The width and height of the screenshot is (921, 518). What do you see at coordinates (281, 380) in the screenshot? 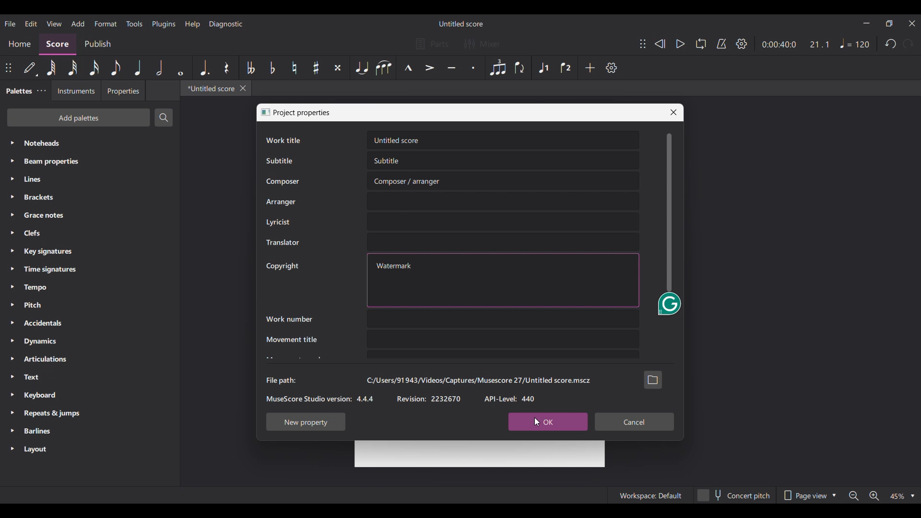
I see `File path:` at bounding box center [281, 380].